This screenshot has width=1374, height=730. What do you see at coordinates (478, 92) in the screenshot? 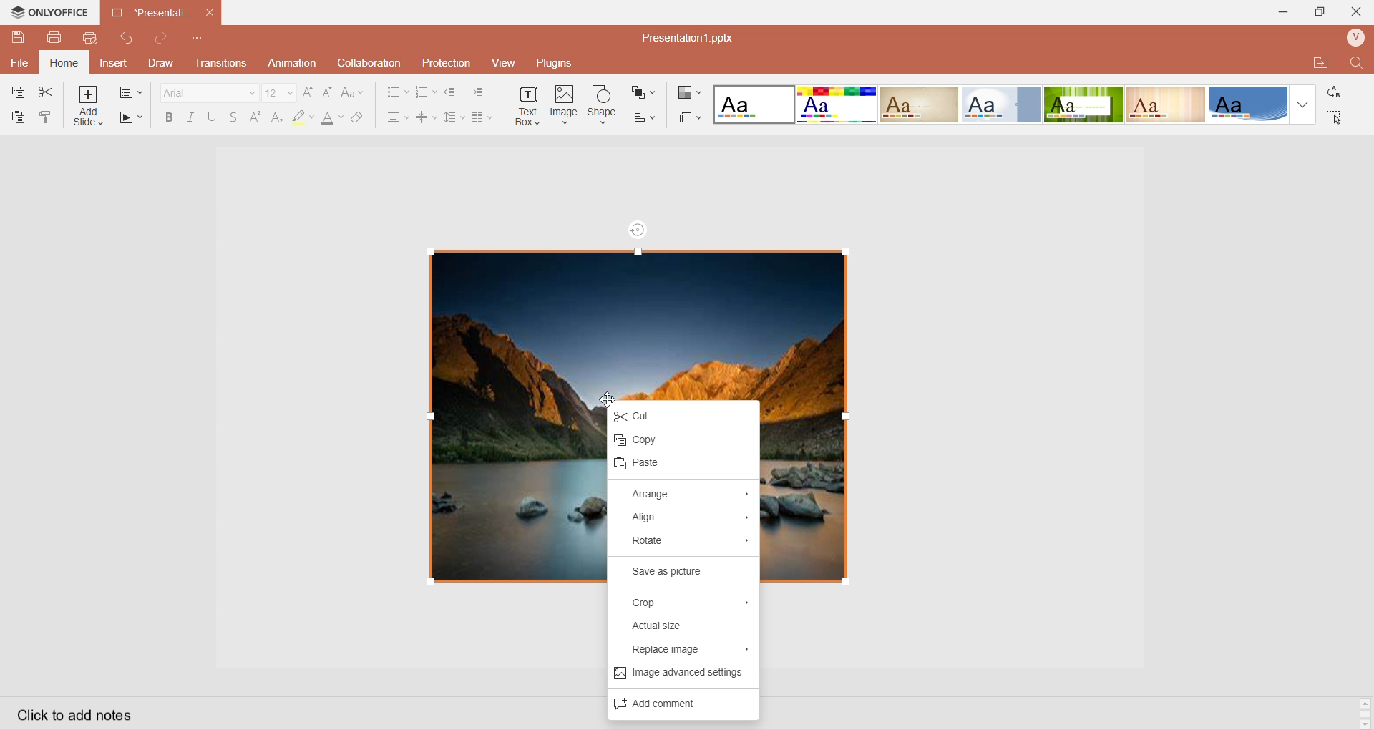
I see `Increase Indent` at bounding box center [478, 92].